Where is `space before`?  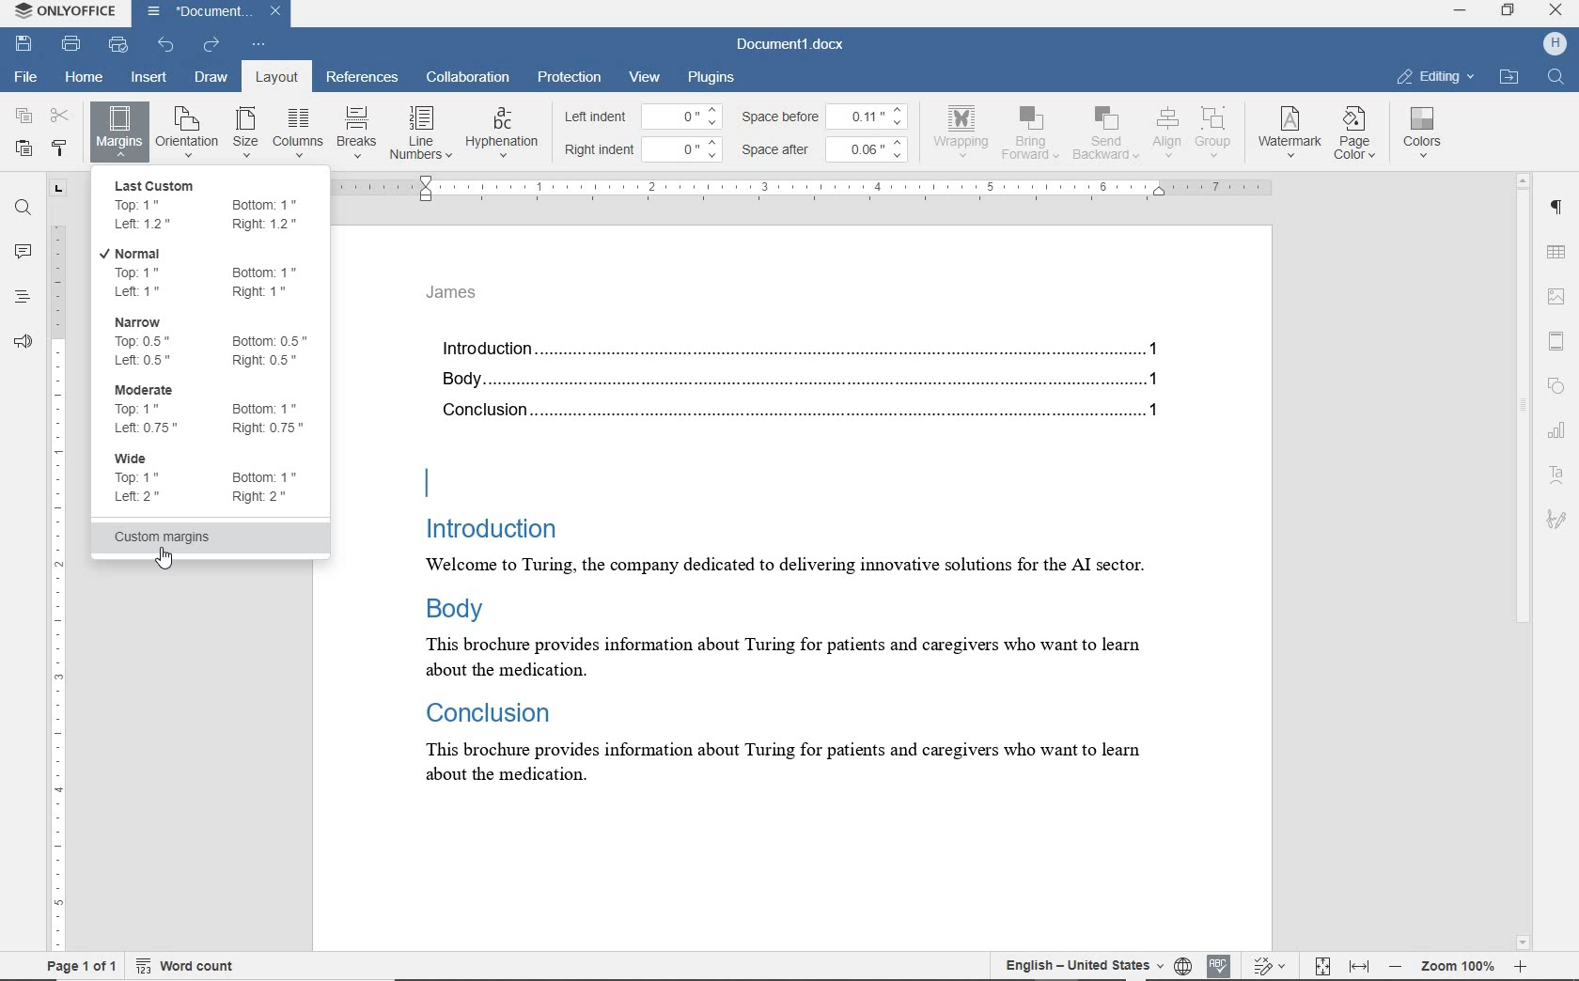
space before is located at coordinates (782, 117).